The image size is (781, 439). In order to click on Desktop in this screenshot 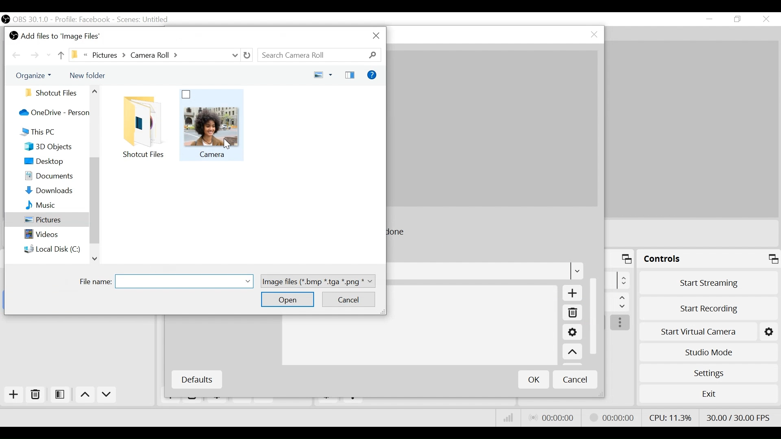, I will do `click(55, 163)`.